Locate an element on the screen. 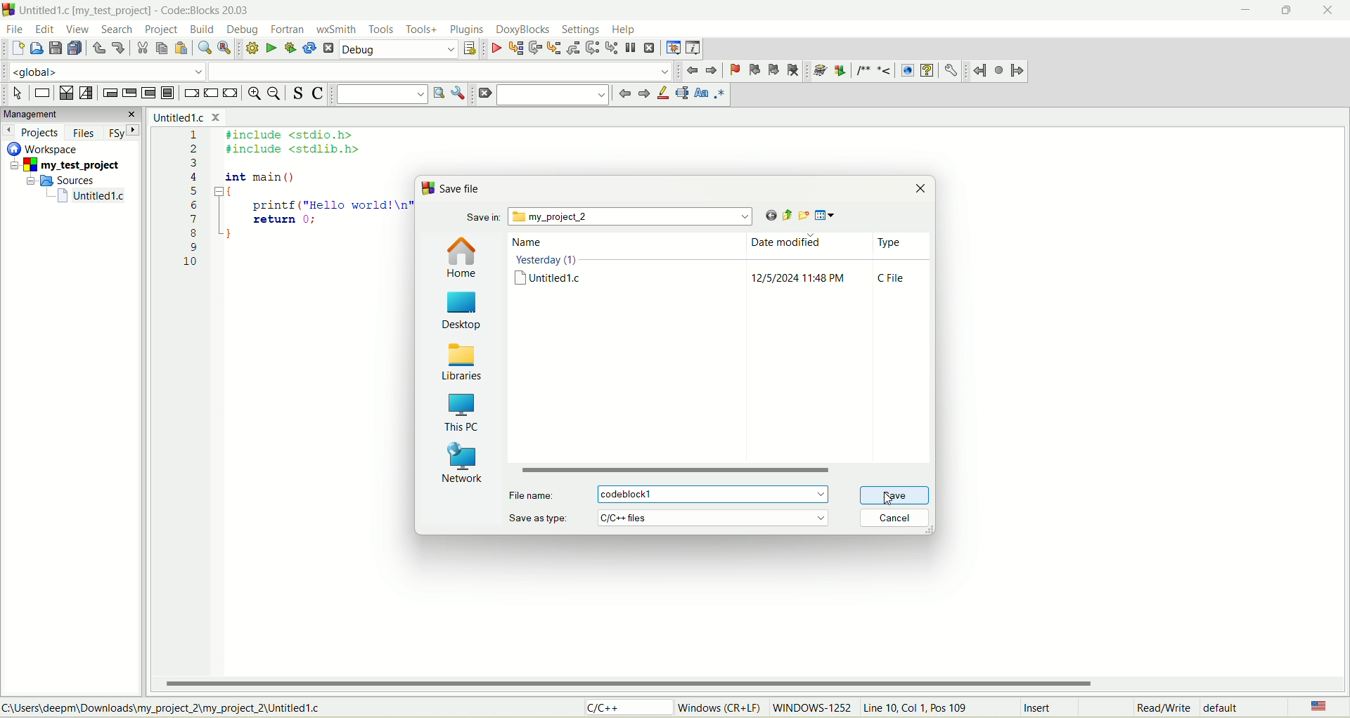 The height and width of the screenshot is (718, 1350). project is located at coordinates (160, 30).